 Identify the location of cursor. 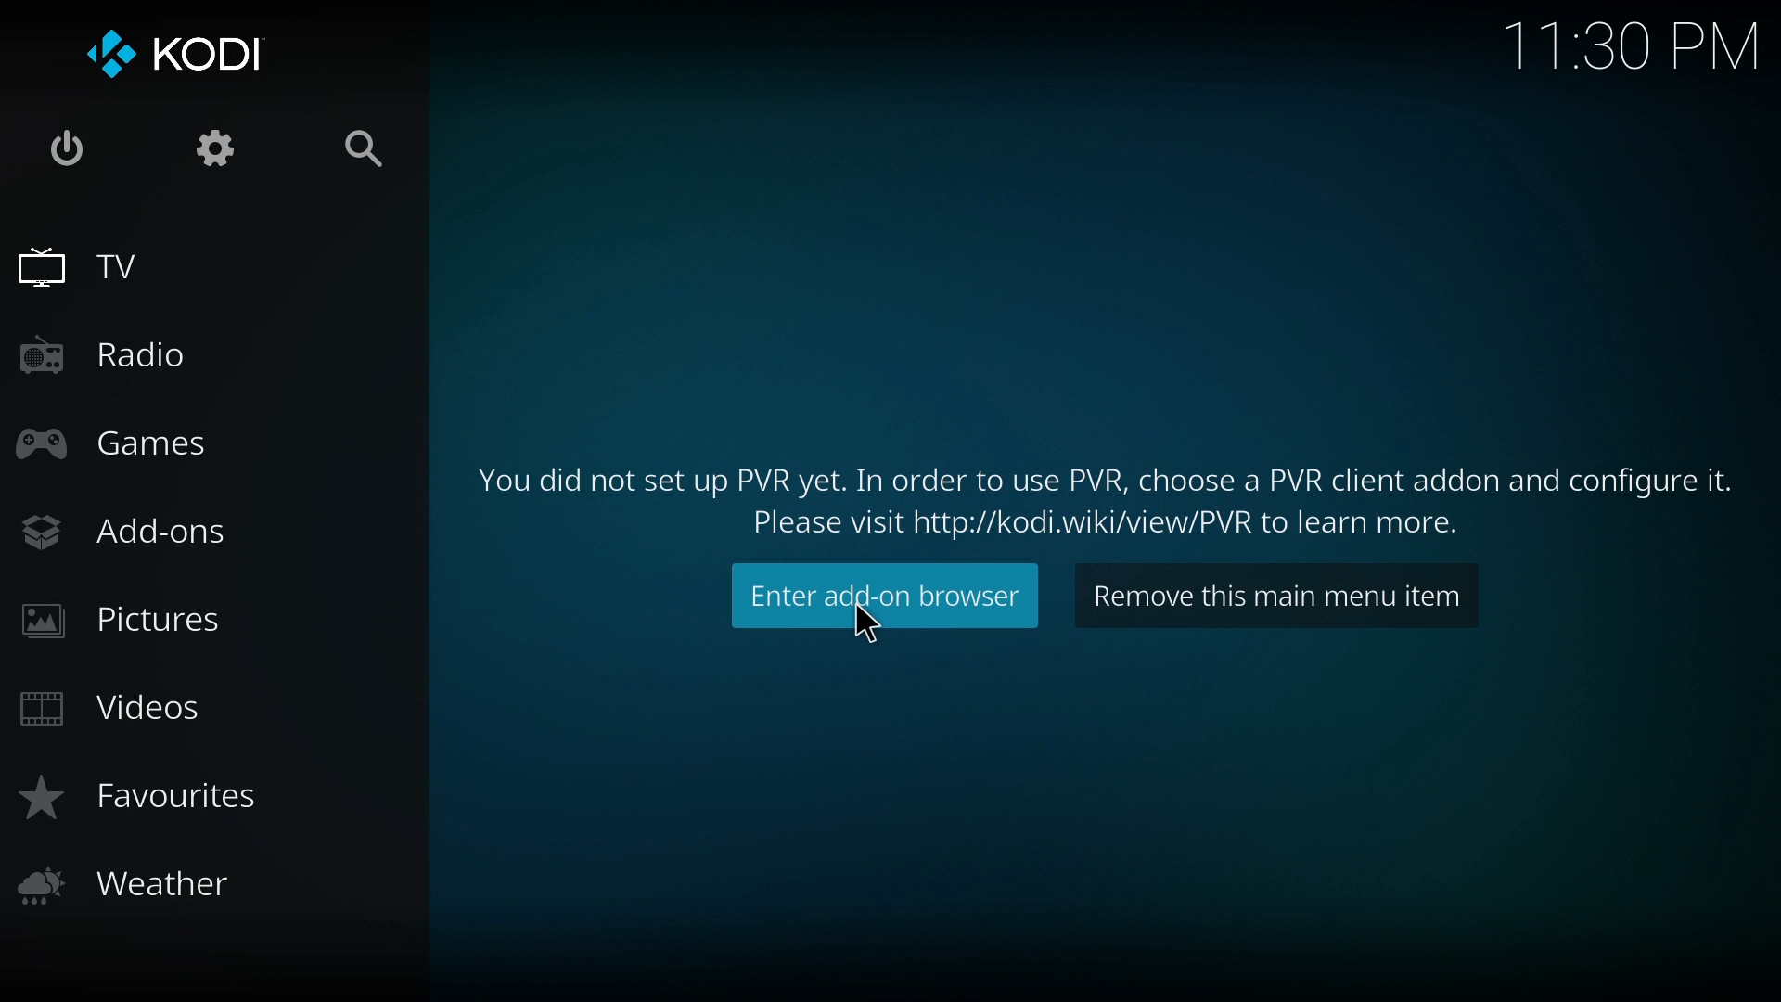
(878, 625).